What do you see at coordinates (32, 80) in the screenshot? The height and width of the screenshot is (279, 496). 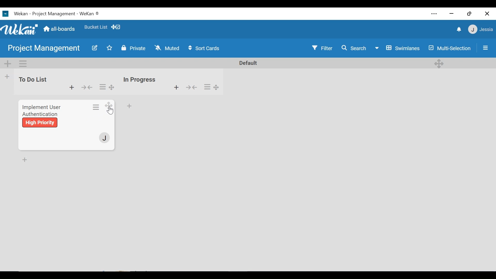 I see `To Do List` at bounding box center [32, 80].